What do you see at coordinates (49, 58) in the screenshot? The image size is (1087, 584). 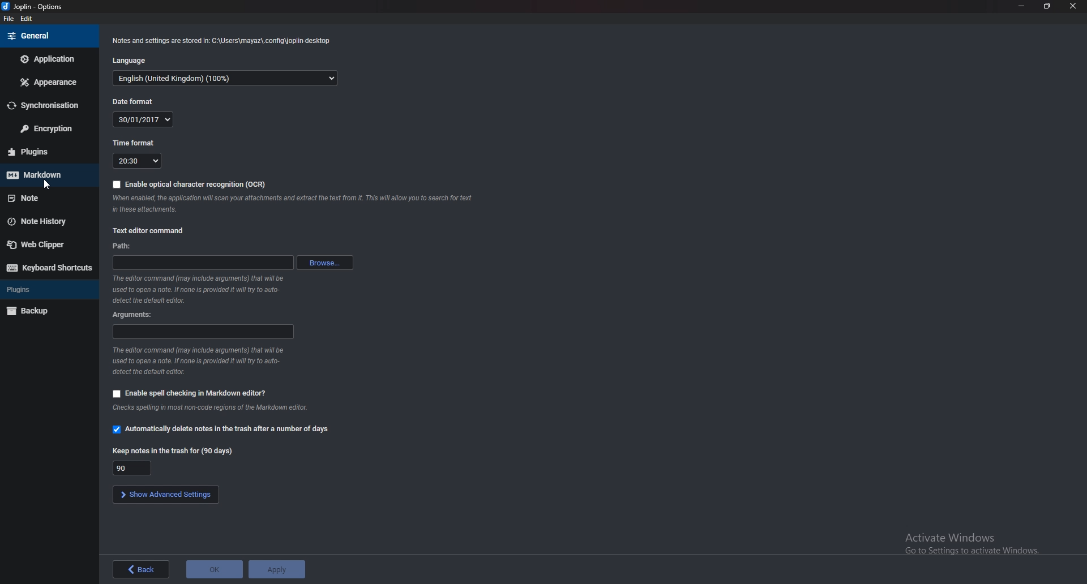 I see `application` at bounding box center [49, 58].